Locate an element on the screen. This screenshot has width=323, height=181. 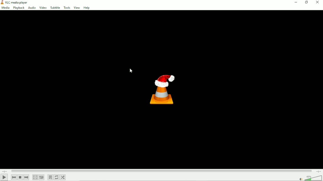
Toggle playlist is located at coordinates (50, 177).